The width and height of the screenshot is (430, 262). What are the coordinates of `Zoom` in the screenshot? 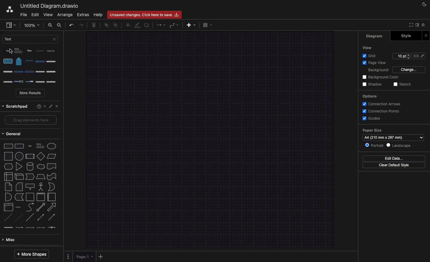 It's located at (31, 25).